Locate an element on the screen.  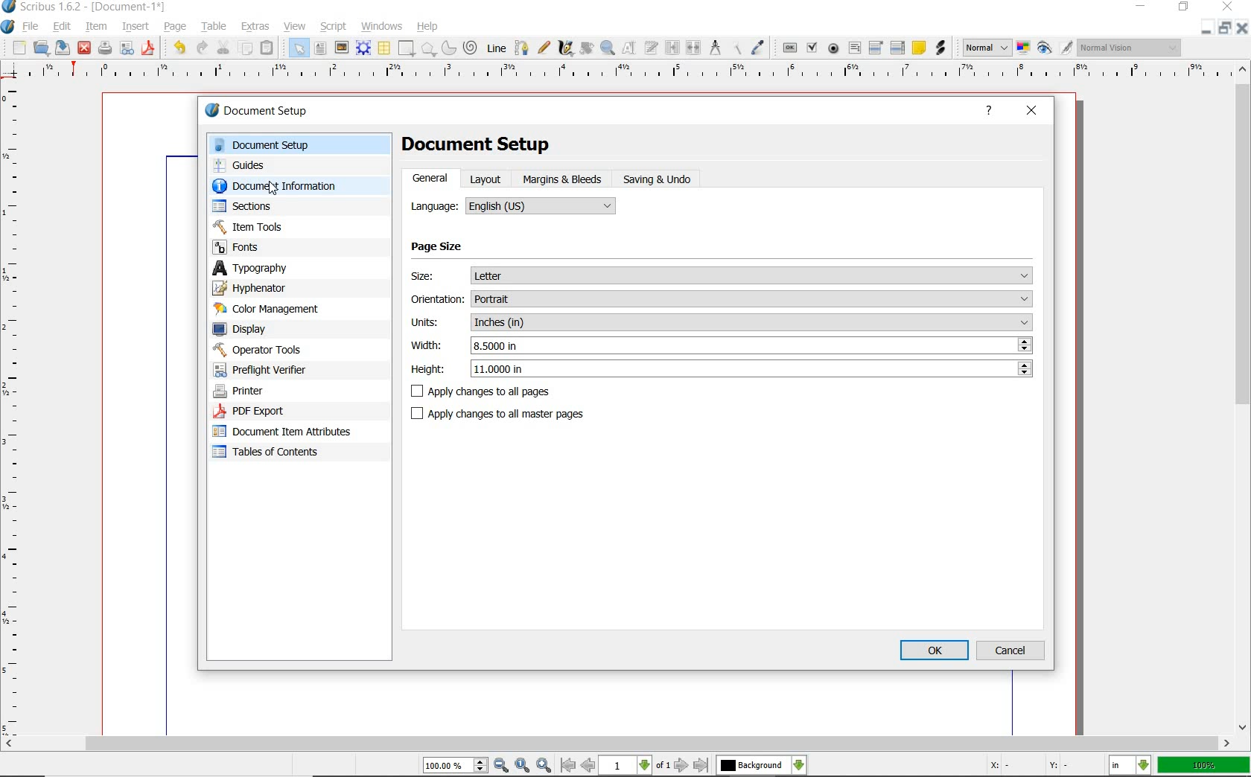
tables of contents is located at coordinates (276, 453).